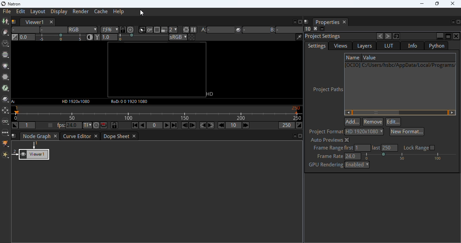 The width and height of the screenshot is (461, 243). Describe the element at coordinates (393, 122) in the screenshot. I see `edit` at that location.